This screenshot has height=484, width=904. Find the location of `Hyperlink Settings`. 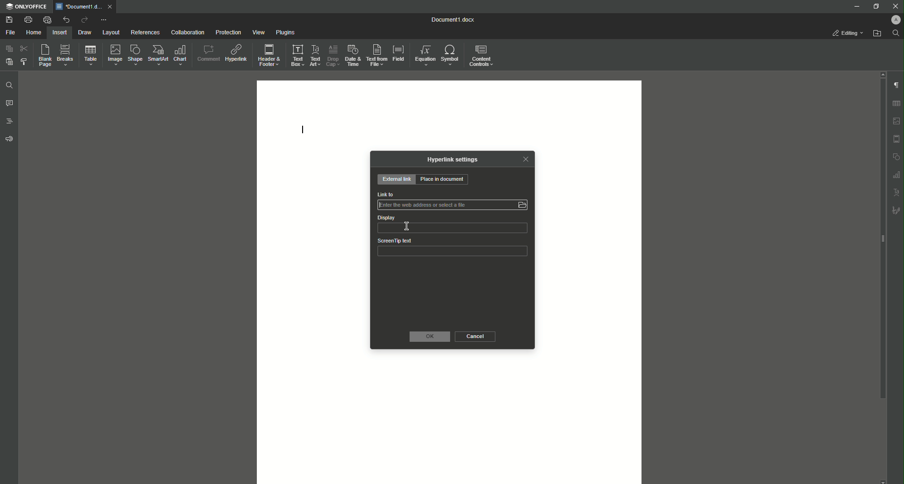

Hyperlink Settings is located at coordinates (450, 162).